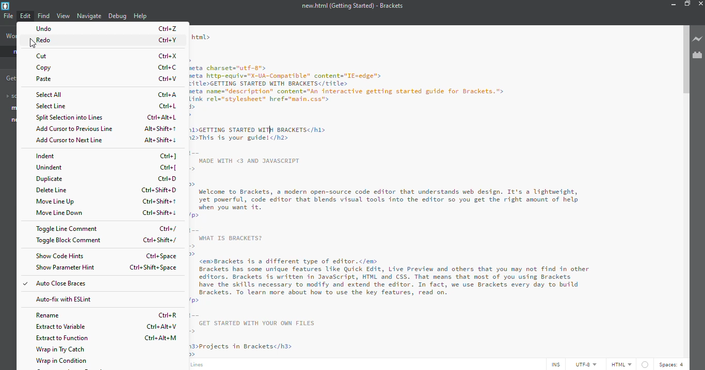 The height and width of the screenshot is (370, 705). I want to click on indent, so click(46, 157).